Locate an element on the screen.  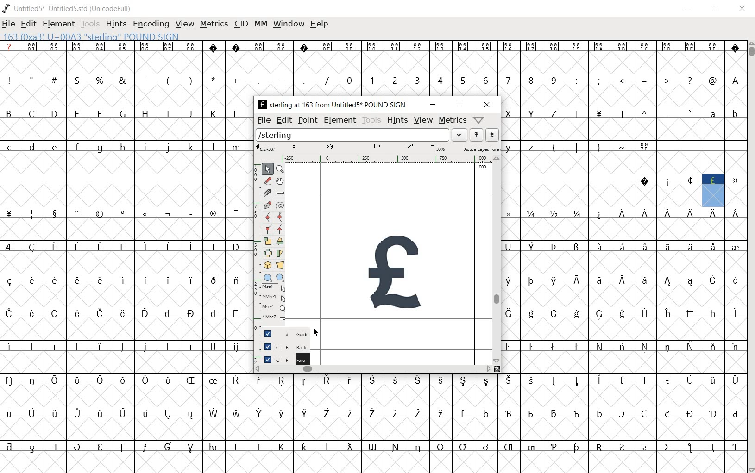
freehand is located at coordinates (269, 182).